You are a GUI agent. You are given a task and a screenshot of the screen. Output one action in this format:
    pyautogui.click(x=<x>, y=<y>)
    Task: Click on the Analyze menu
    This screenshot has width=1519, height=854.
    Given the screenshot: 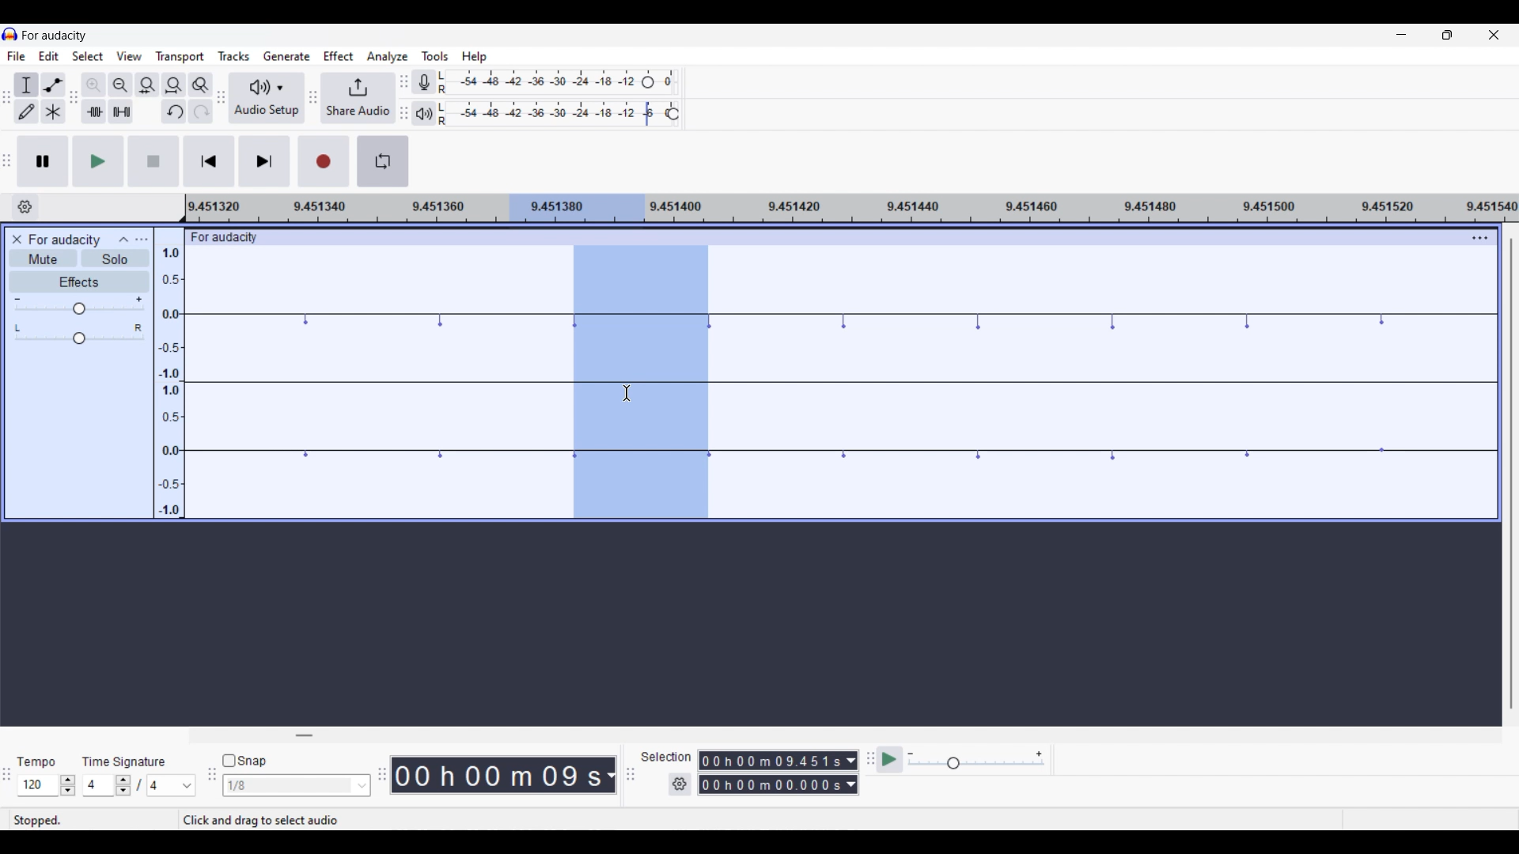 What is the action you would take?
    pyautogui.click(x=389, y=57)
    